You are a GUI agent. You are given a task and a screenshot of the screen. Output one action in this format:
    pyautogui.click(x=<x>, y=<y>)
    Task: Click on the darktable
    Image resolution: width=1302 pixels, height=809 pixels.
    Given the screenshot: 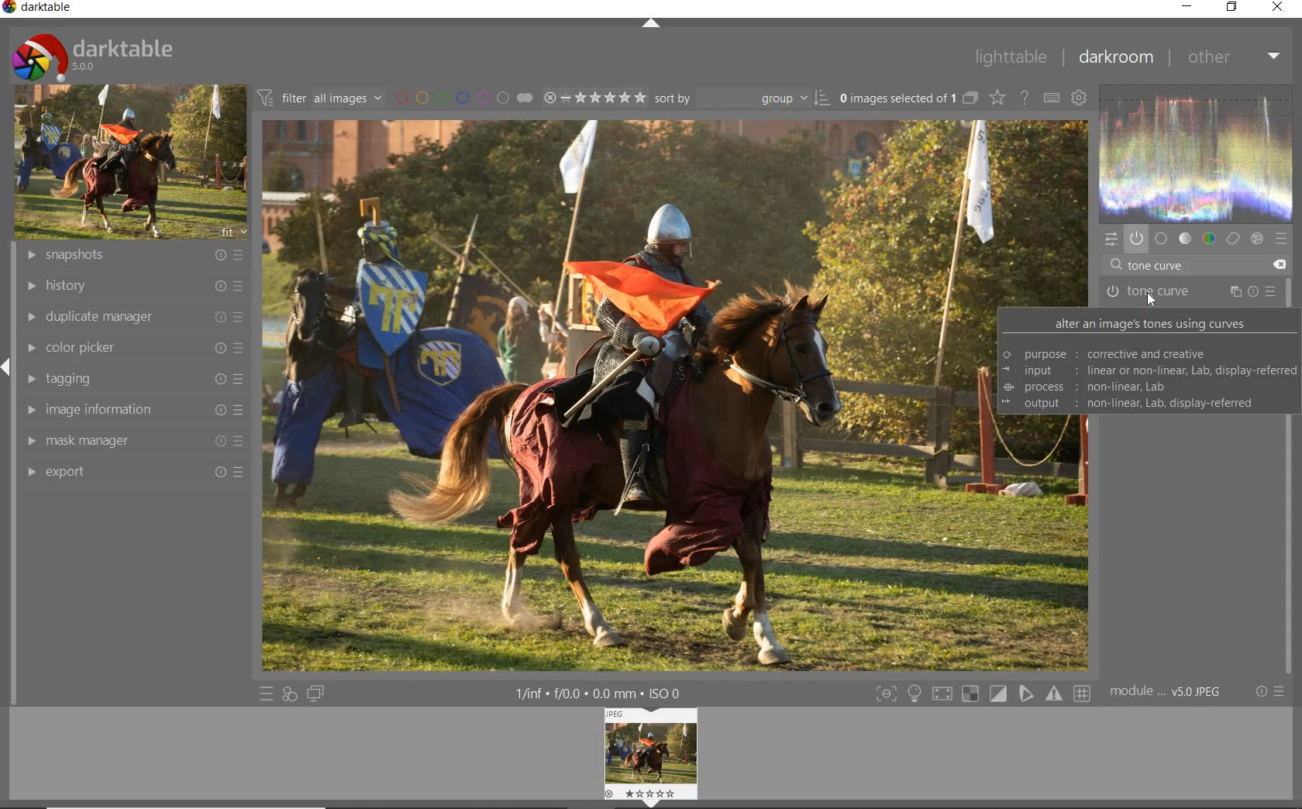 What is the action you would take?
    pyautogui.click(x=91, y=53)
    